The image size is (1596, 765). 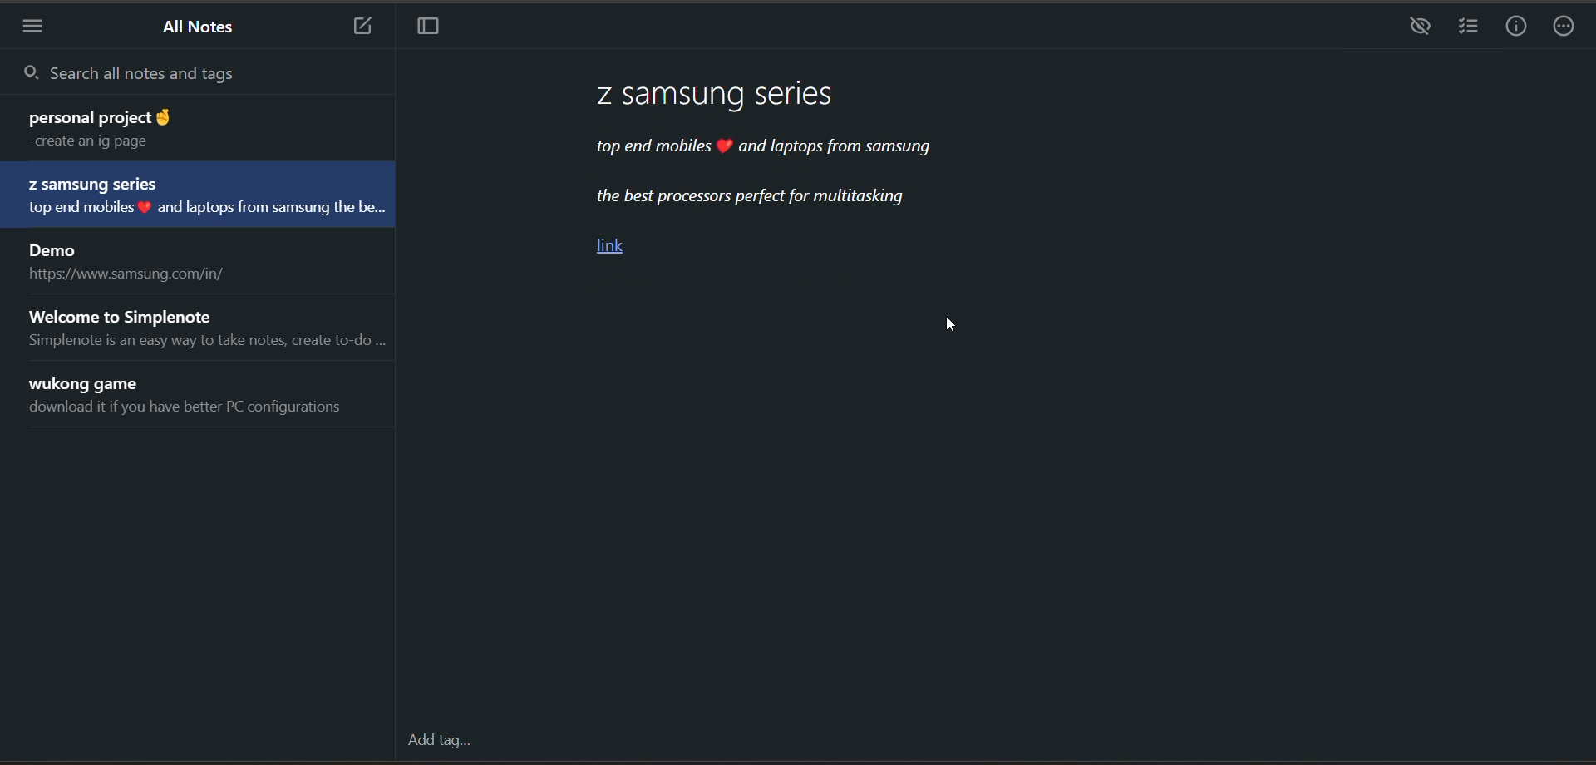 What do you see at coordinates (195, 399) in the screenshot?
I see `note title and preview` at bounding box center [195, 399].